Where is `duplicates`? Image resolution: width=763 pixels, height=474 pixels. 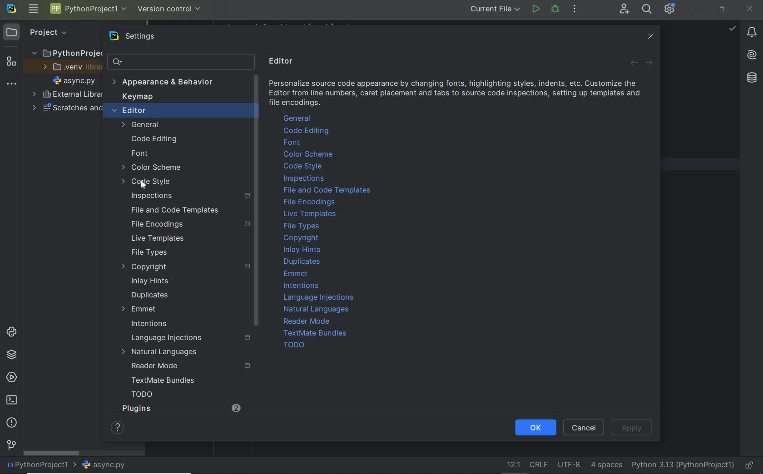
duplicates is located at coordinates (302, 262).